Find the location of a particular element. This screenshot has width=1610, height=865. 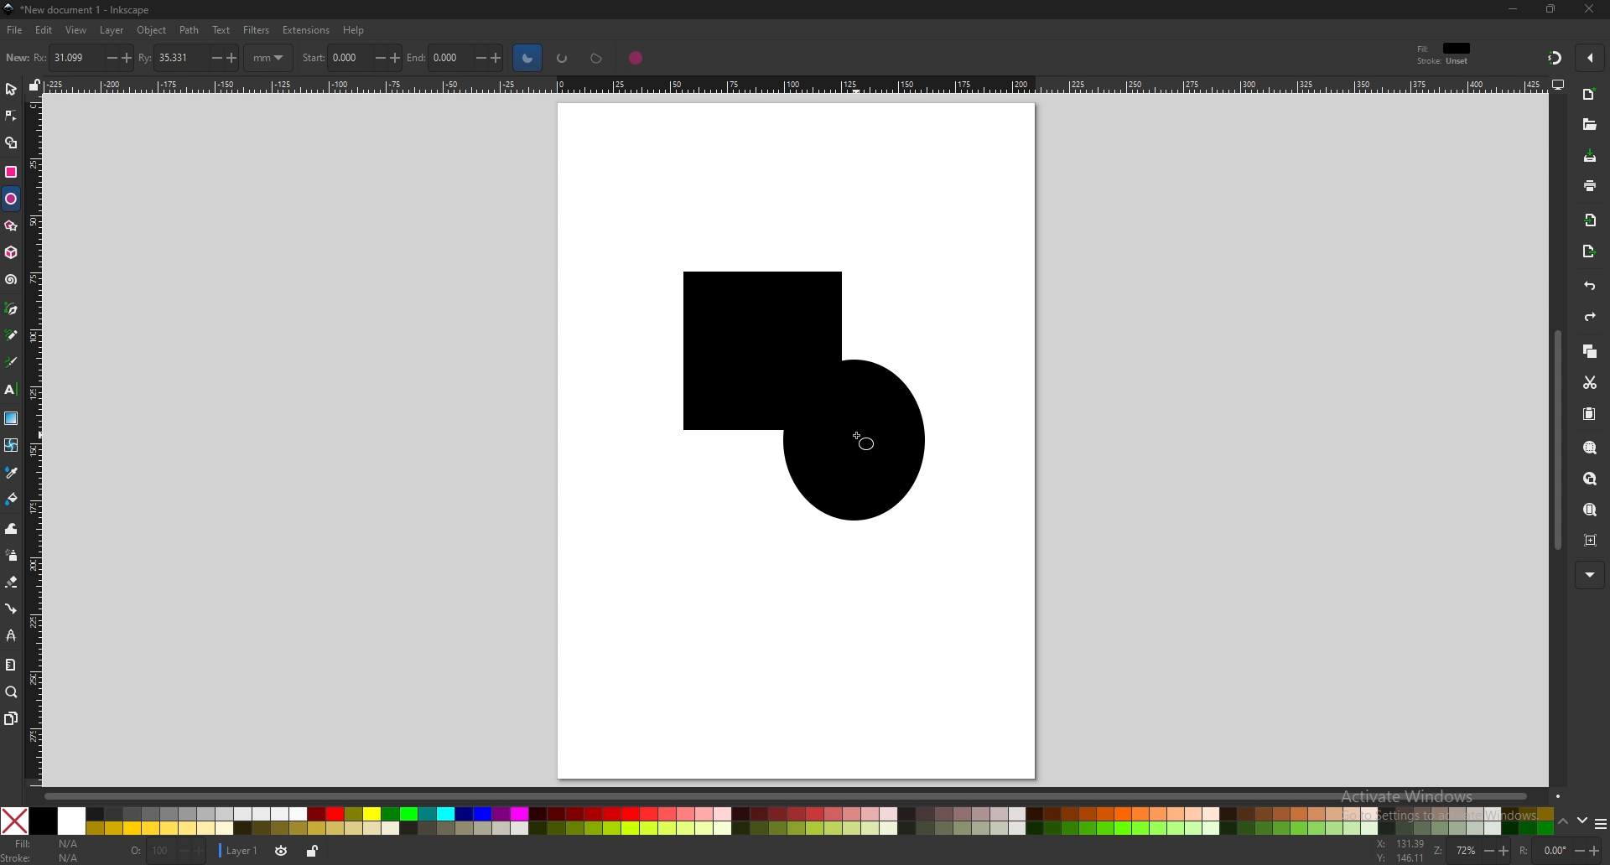

extensions is located at coordinates (304, 30).